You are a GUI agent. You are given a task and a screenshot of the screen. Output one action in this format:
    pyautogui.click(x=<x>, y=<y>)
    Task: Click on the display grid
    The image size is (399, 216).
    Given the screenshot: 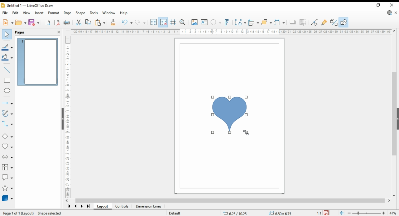 What is the action you would take?
    pyautogui.click(x=154, y=22)
    